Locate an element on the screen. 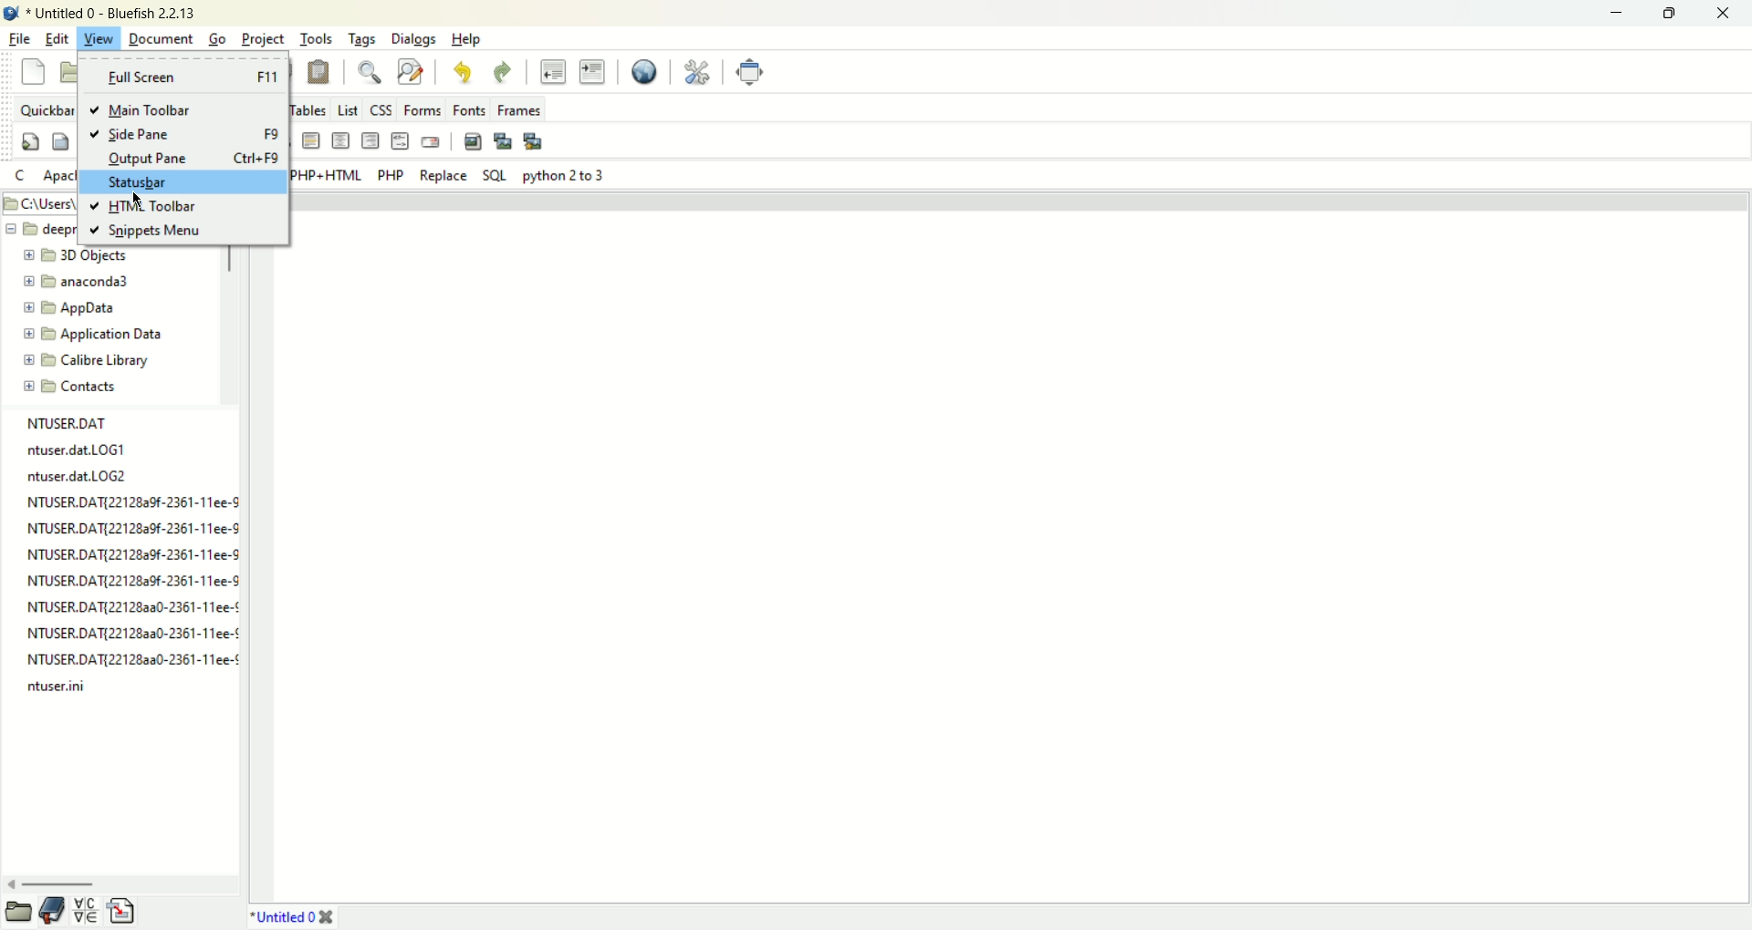 Image resolution: width=1752 pixels, height=930 pixels. find and replace is located at coordinates (410, 70).